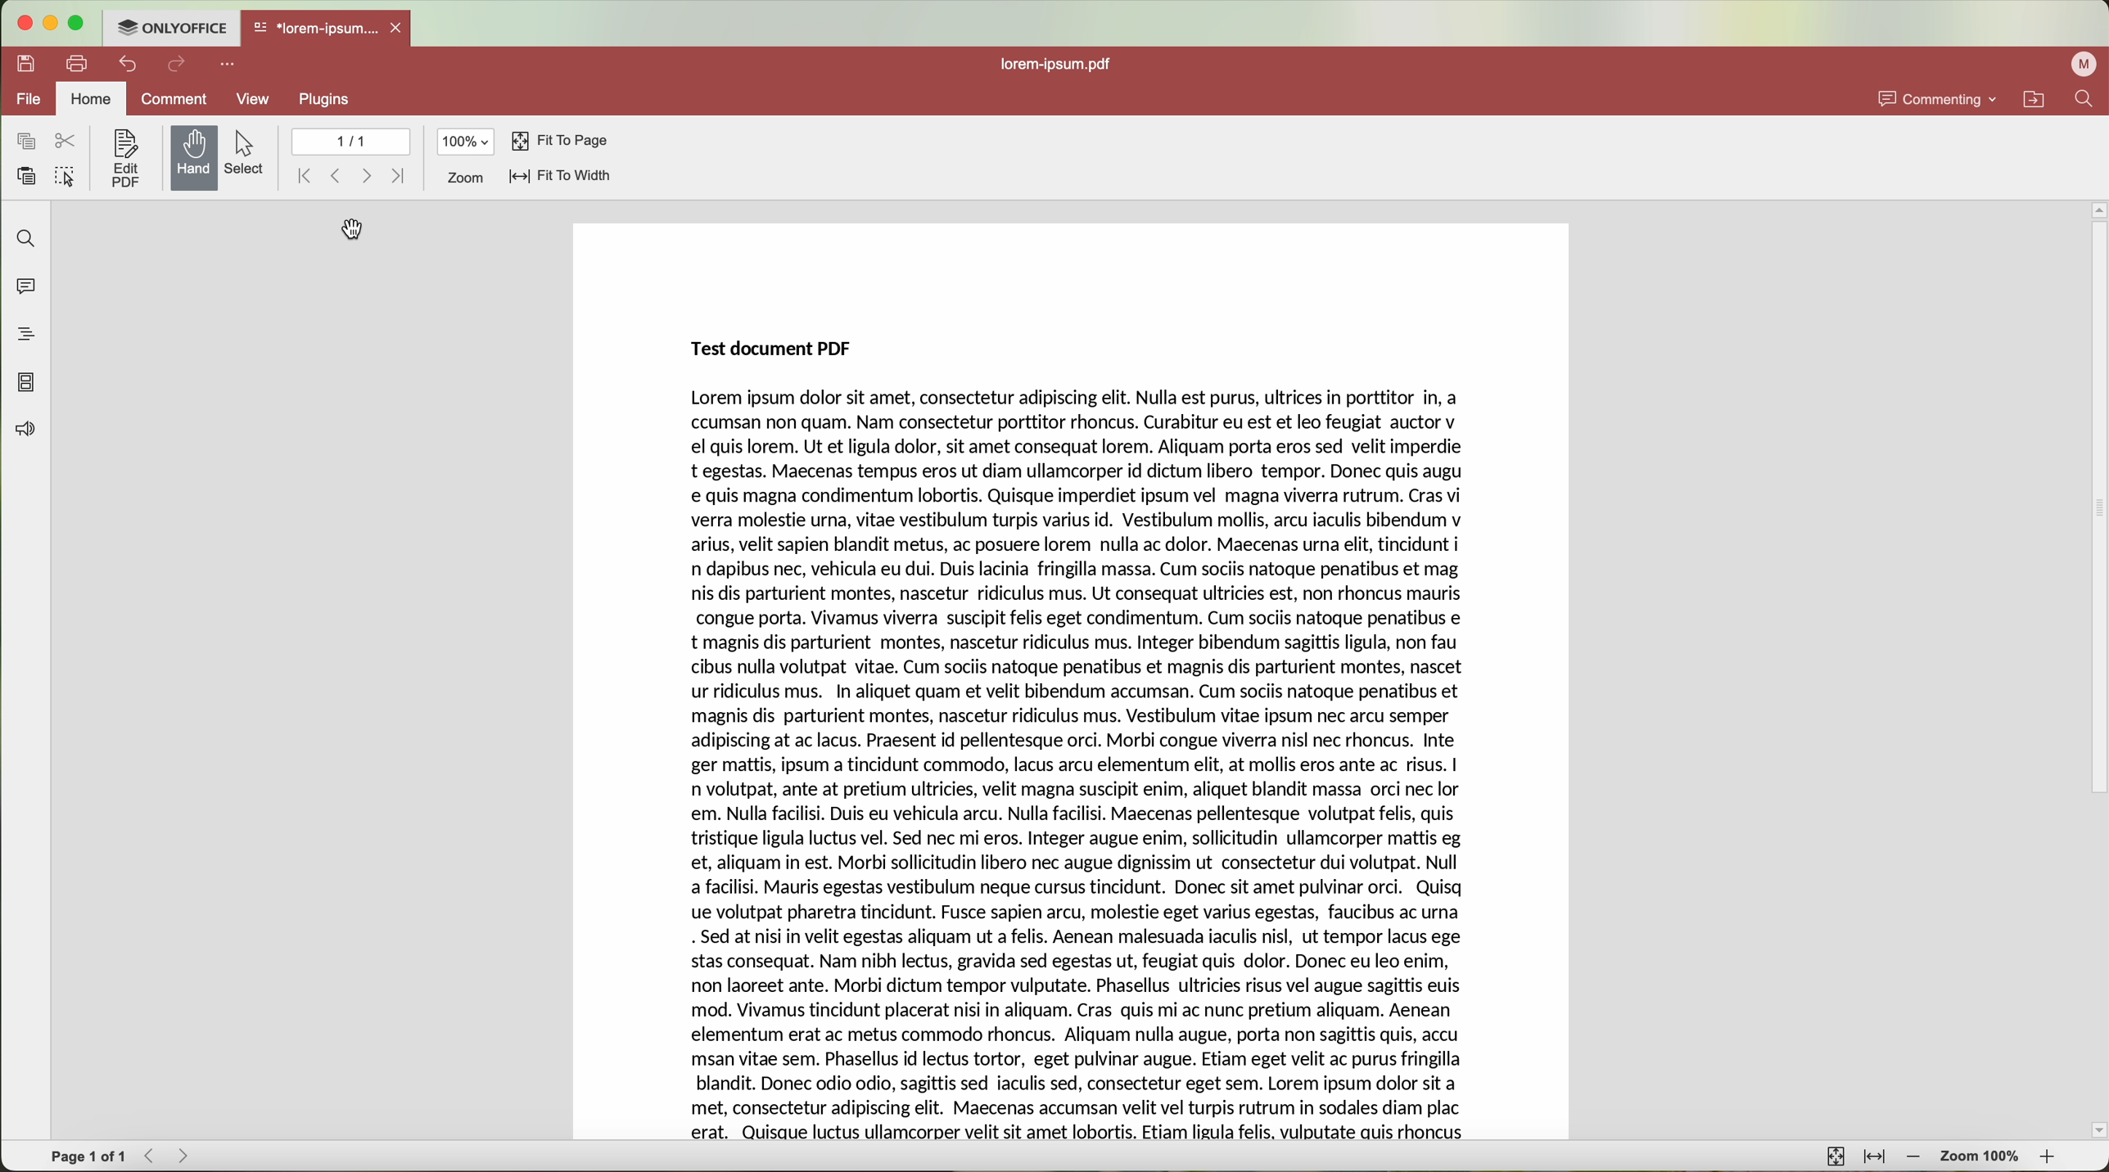  What do you see at coordinates (560, 142) in the screenshot?
I see `fit to page` at bounding box center [560, 142].